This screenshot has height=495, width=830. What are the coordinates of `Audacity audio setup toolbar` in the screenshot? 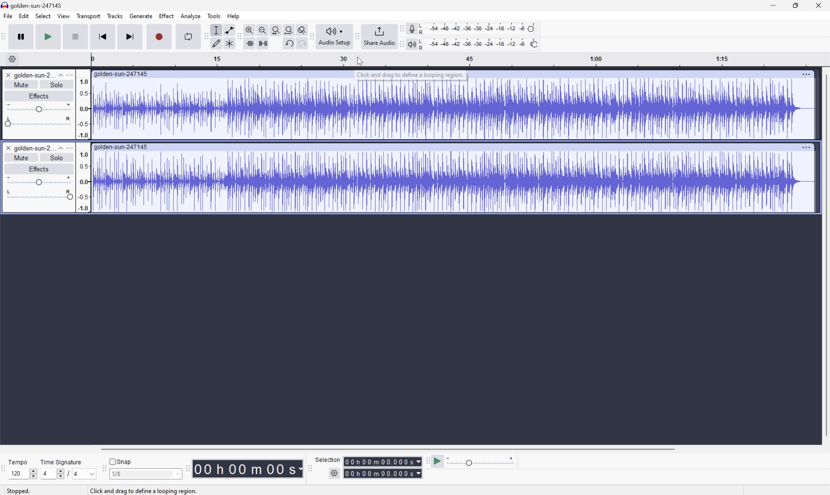 It's located at (311, 36).